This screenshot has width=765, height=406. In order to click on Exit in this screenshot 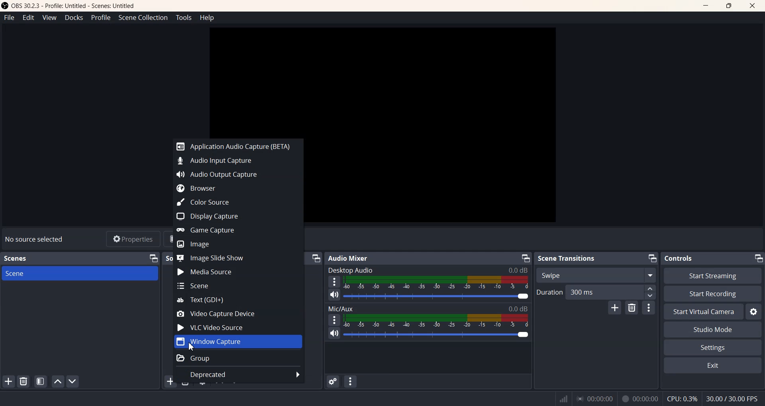, I will do `click(714, 366)`.